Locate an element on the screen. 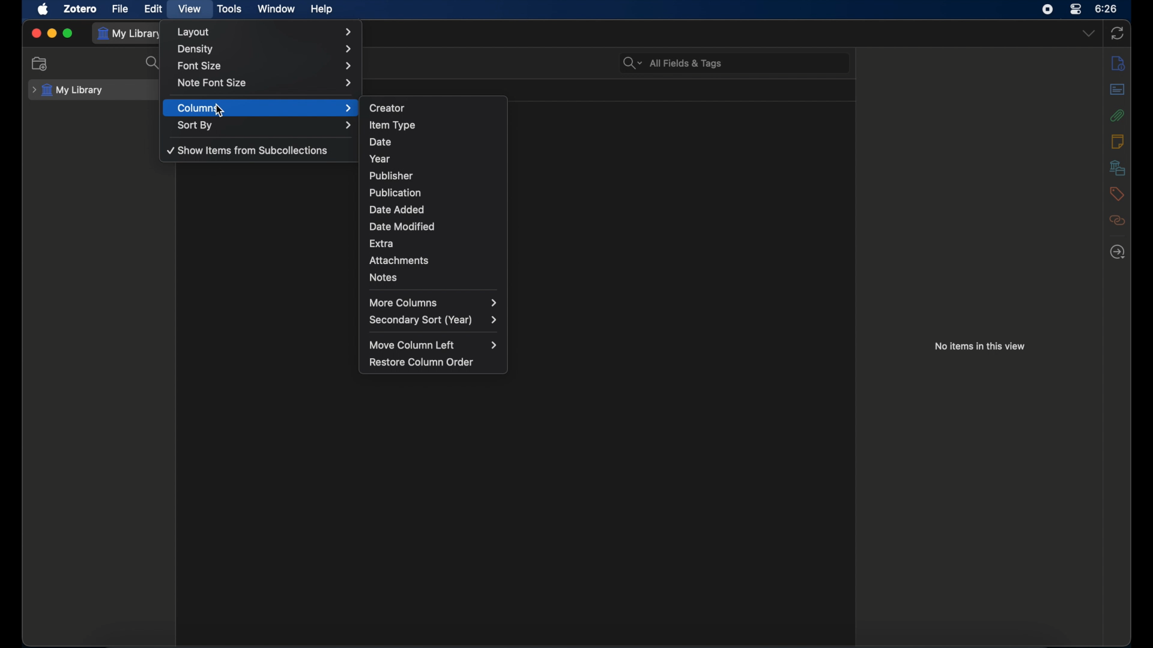 The image size is (1153, 648). dropdown is located at coordinates (1089, 33).